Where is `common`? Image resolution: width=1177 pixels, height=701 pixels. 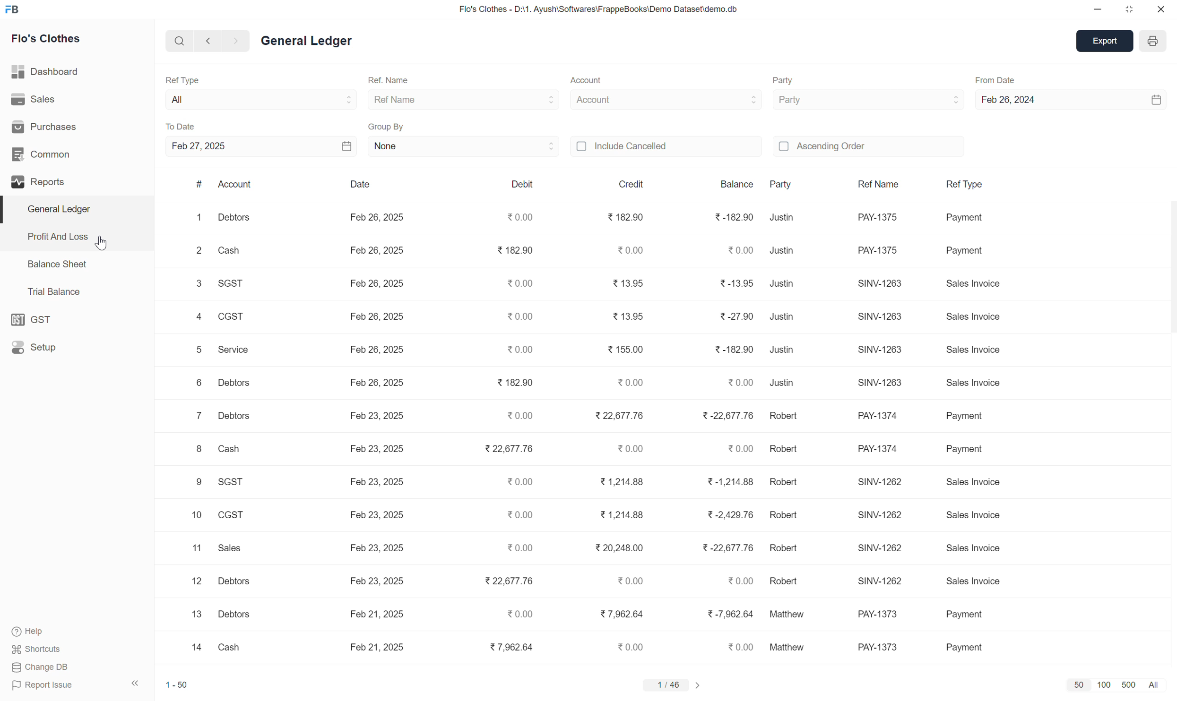 common is located at coordinates (41, 153).